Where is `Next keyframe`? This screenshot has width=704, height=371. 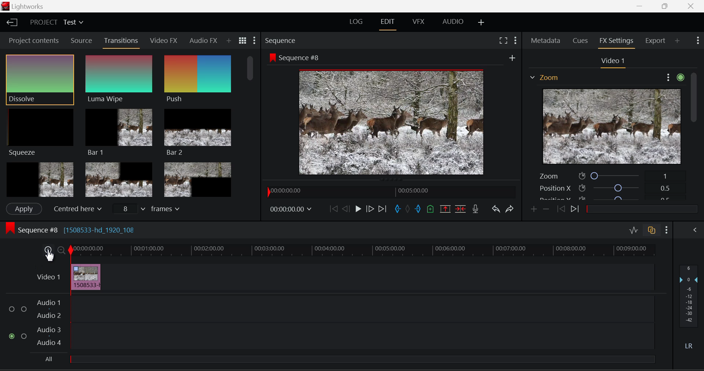 Next keyframe is located at coordinates (575, 209).